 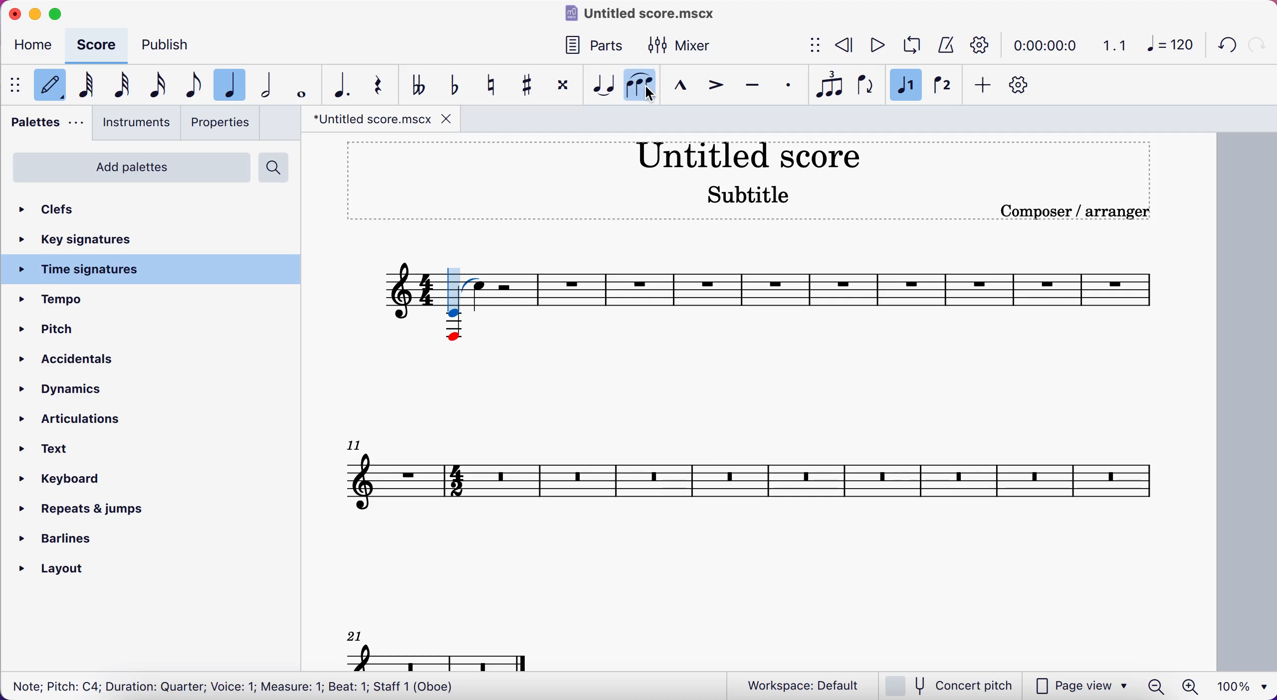 What do you see at coordinates (94, 240) in the screenshot?
I see `key signatures` at bounding box center [94, 240].